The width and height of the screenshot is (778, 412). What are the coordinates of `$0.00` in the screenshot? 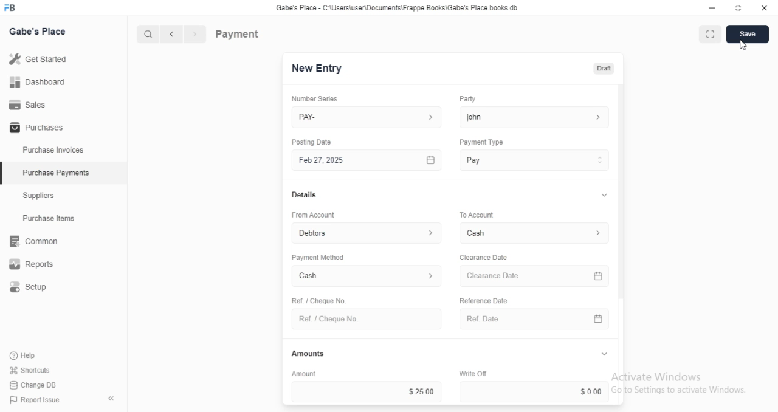 It's located at (536, 391).